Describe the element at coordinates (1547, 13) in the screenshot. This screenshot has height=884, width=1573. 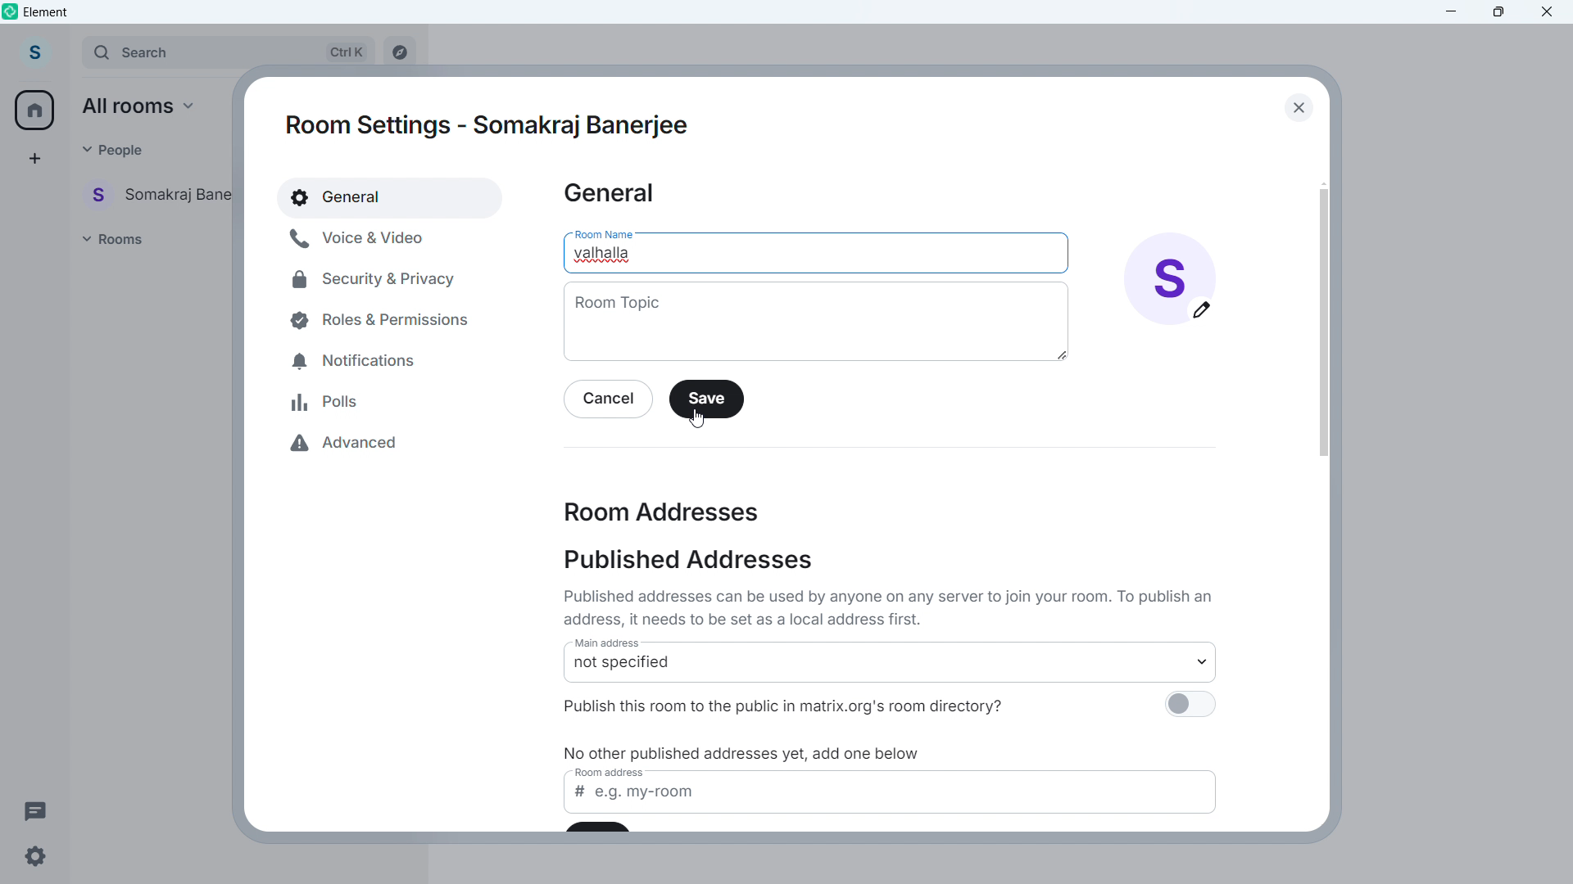
I see `Close ` at that location.